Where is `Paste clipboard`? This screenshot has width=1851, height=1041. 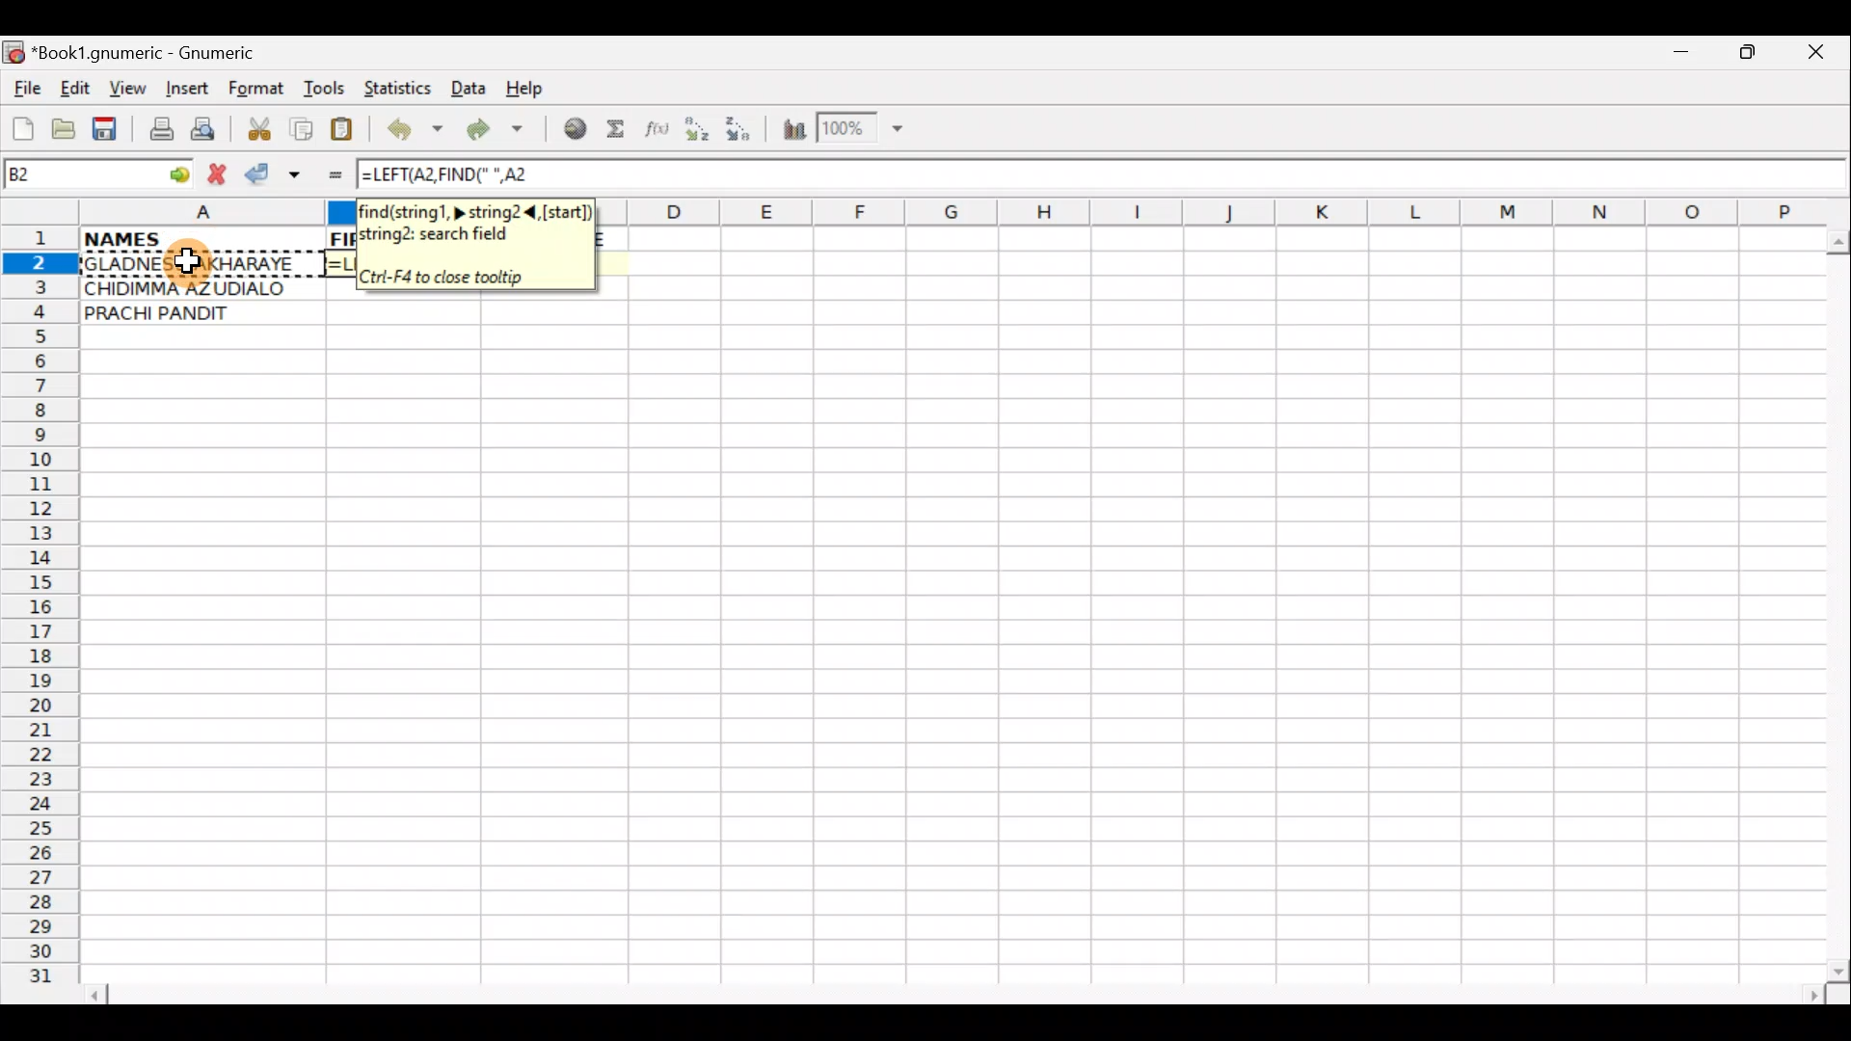
Paste clipboard is located at coordinates (348, 132).